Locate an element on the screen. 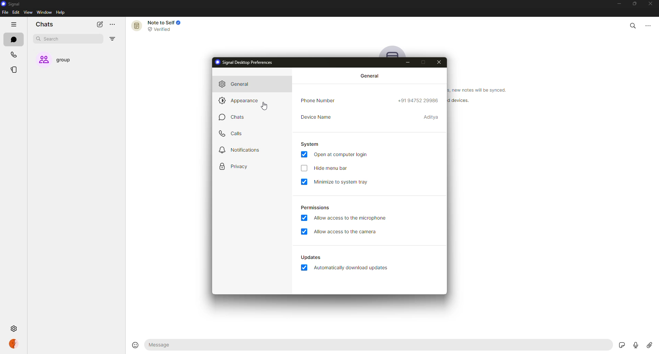  hide menu bar is located at coordinates (331, 169).